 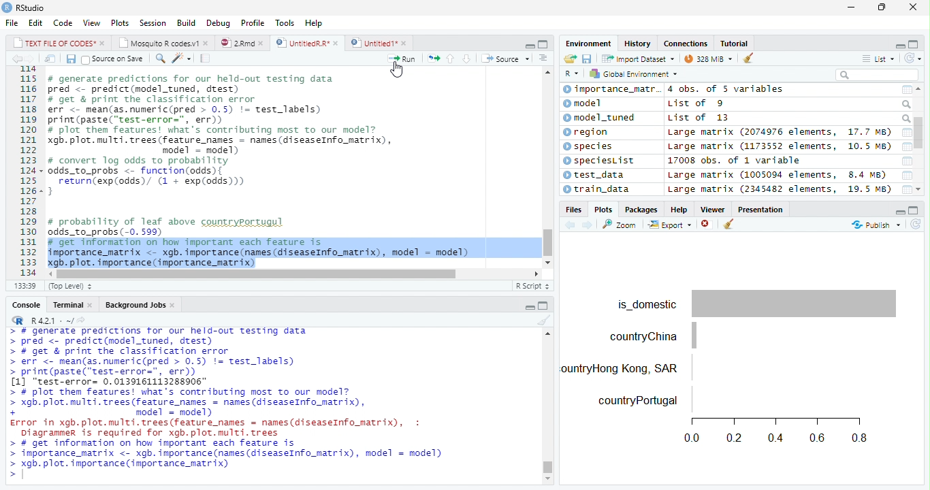 I want to click on Maximize, so click(x=913, y=209).